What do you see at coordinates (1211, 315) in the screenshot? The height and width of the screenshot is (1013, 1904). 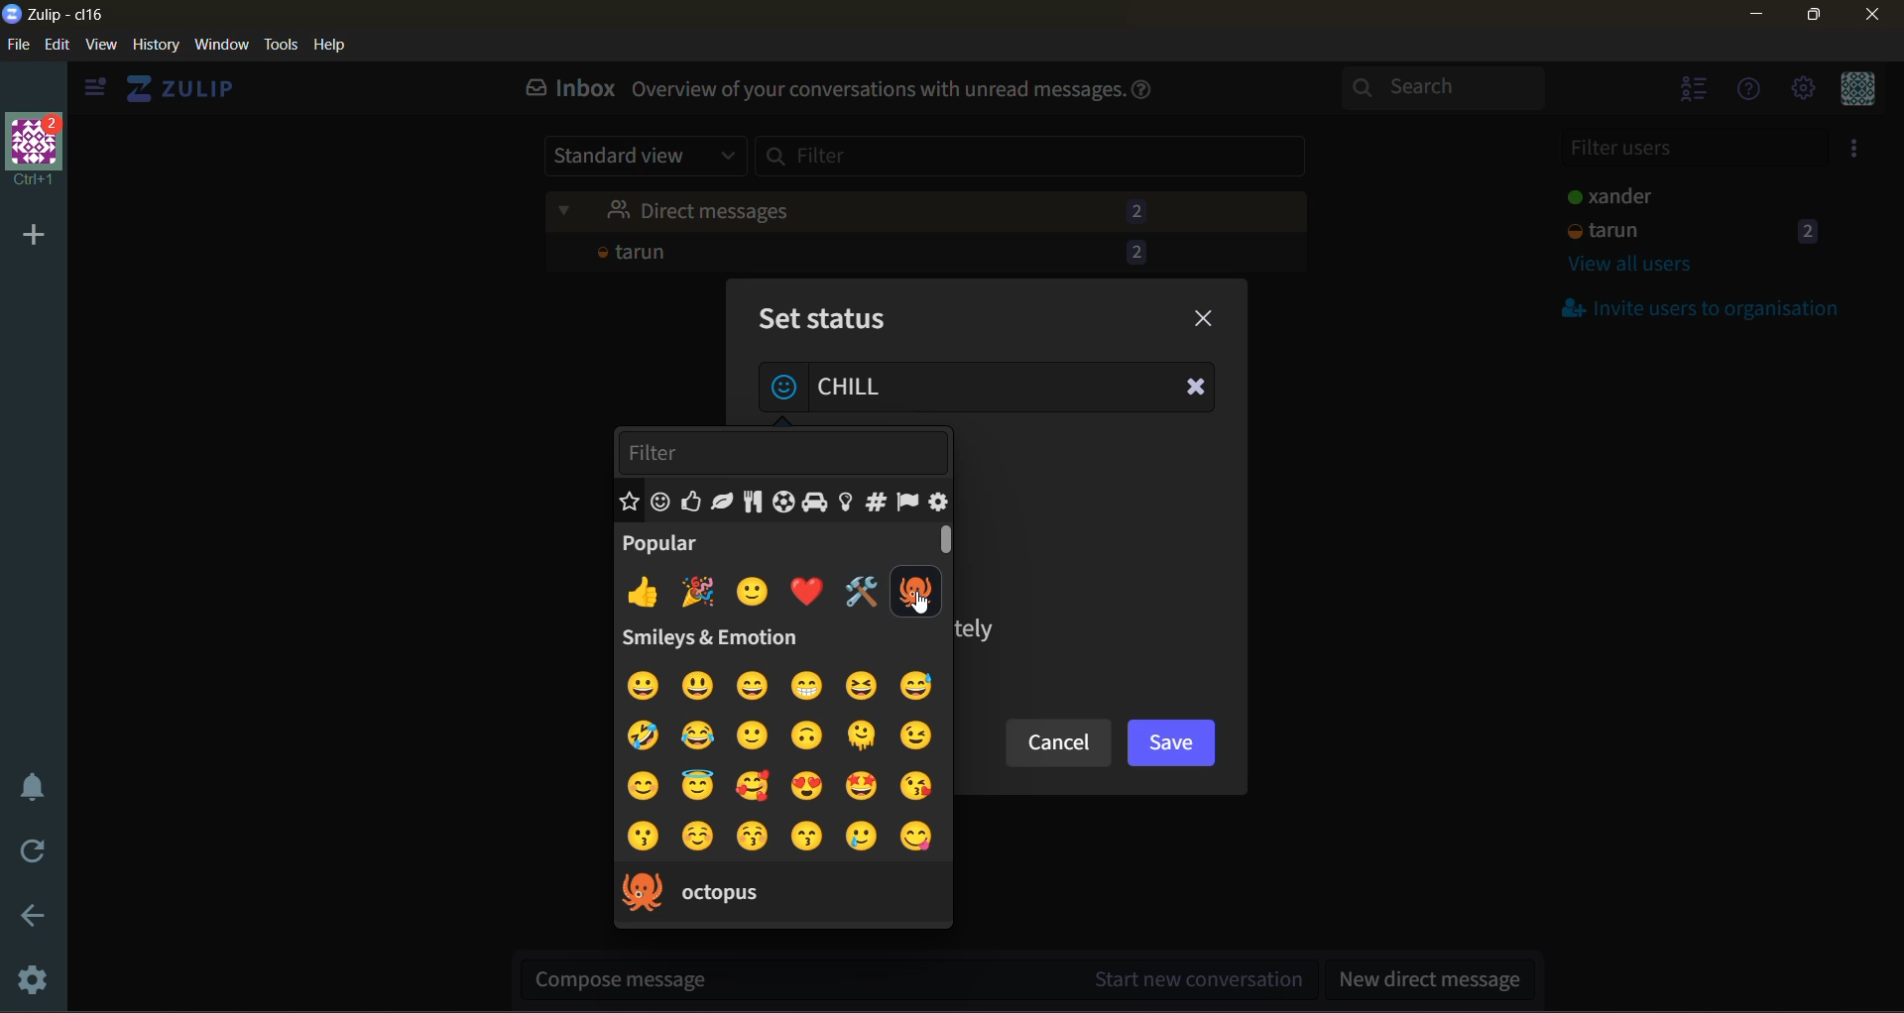 I see `close` at bounding box center [1211, 315].